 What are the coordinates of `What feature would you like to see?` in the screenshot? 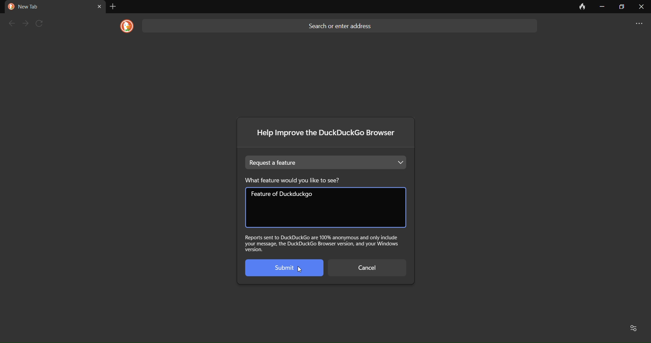 It's located at (304, 180).